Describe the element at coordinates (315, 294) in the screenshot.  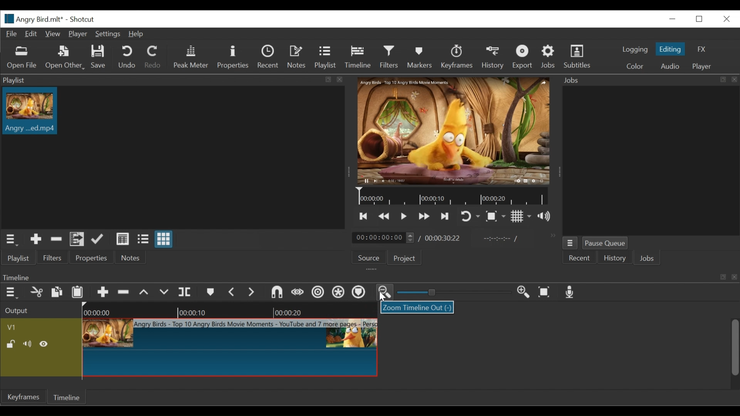
I see `Set Second Simple Keyframe` at that location.